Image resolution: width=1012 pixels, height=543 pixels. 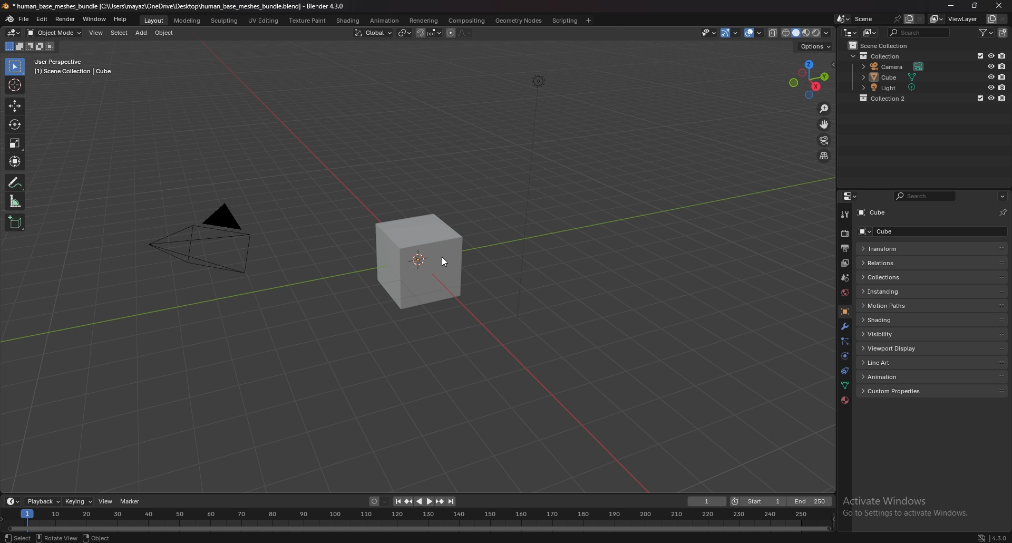 I want to click on hide in viewport, so click(x=990, y=87).